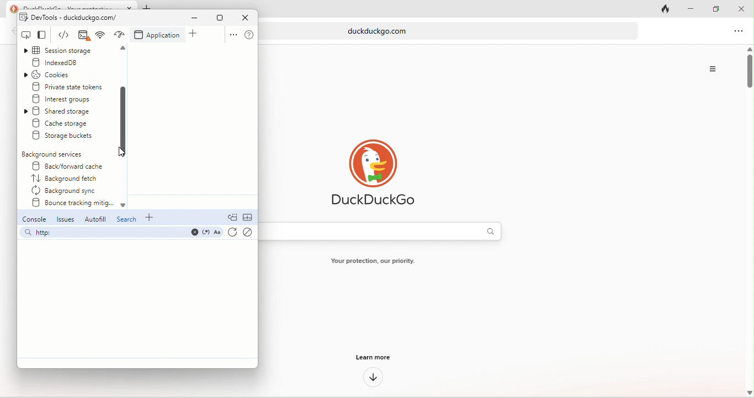 The height and width of the screenshot is (398, 754). Describe the element at coordinates (379, 262) in the screenshot. I see `text` at that location.